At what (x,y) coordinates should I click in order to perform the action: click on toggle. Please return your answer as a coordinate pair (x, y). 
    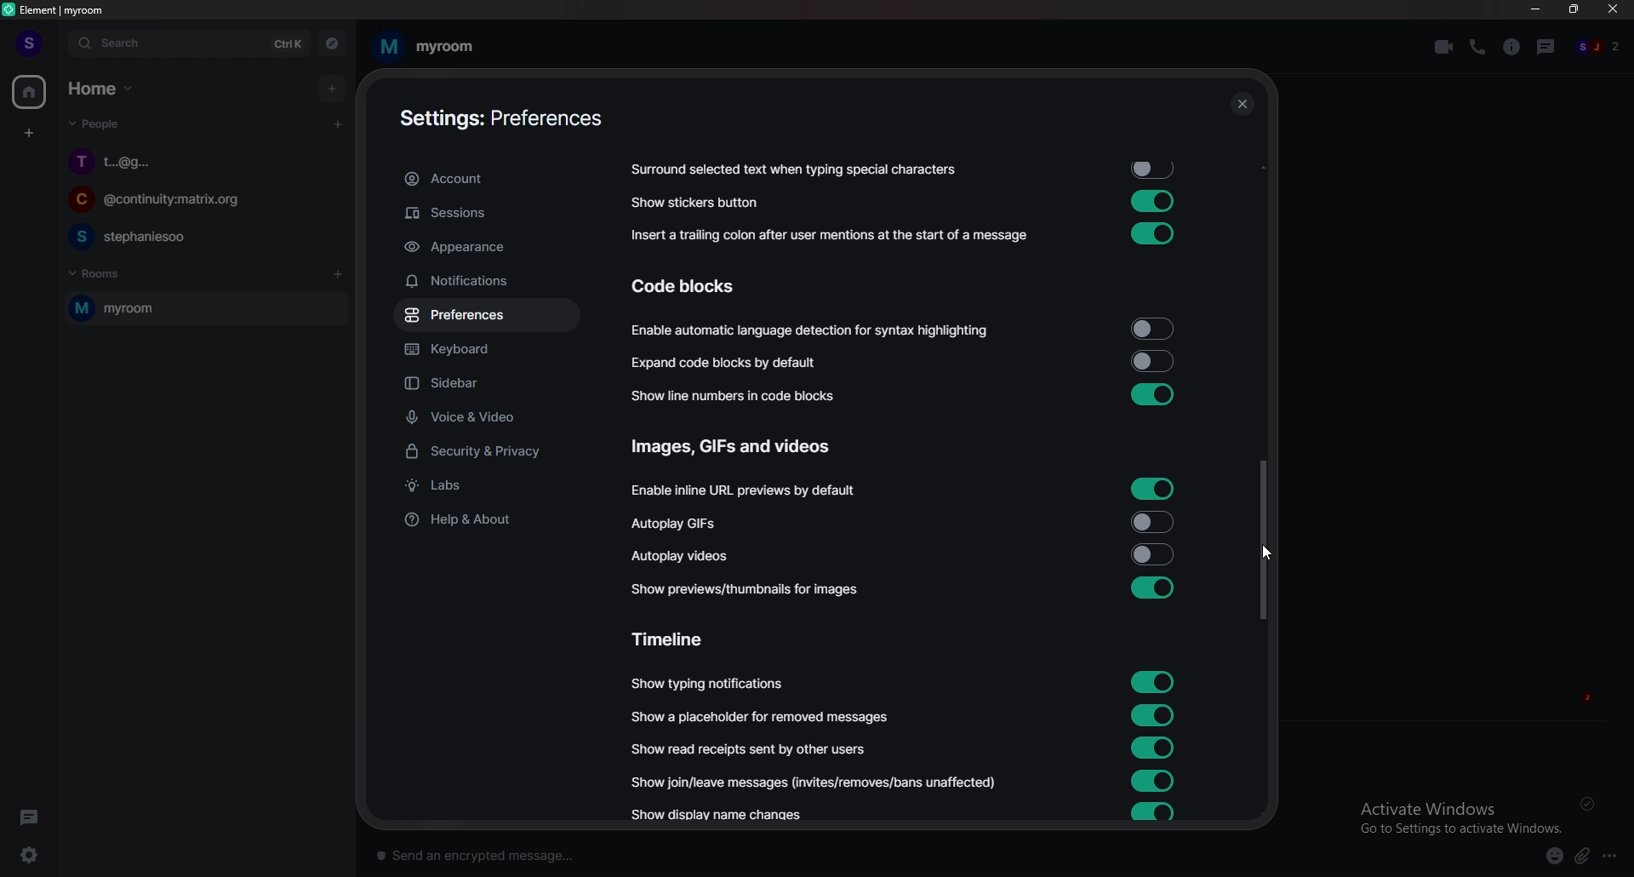
    Looking at the image, I should click on (1157, 169).